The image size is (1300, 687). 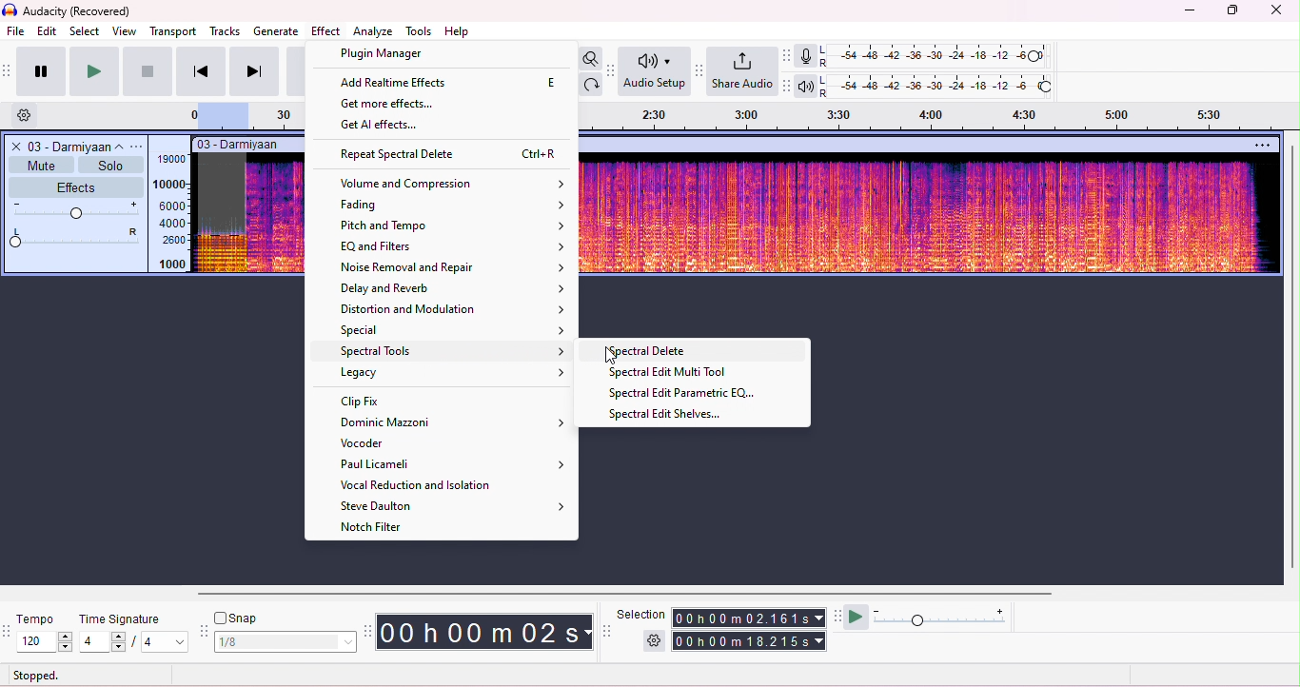 I want to click on audacity time, so click(x=486, y=631).